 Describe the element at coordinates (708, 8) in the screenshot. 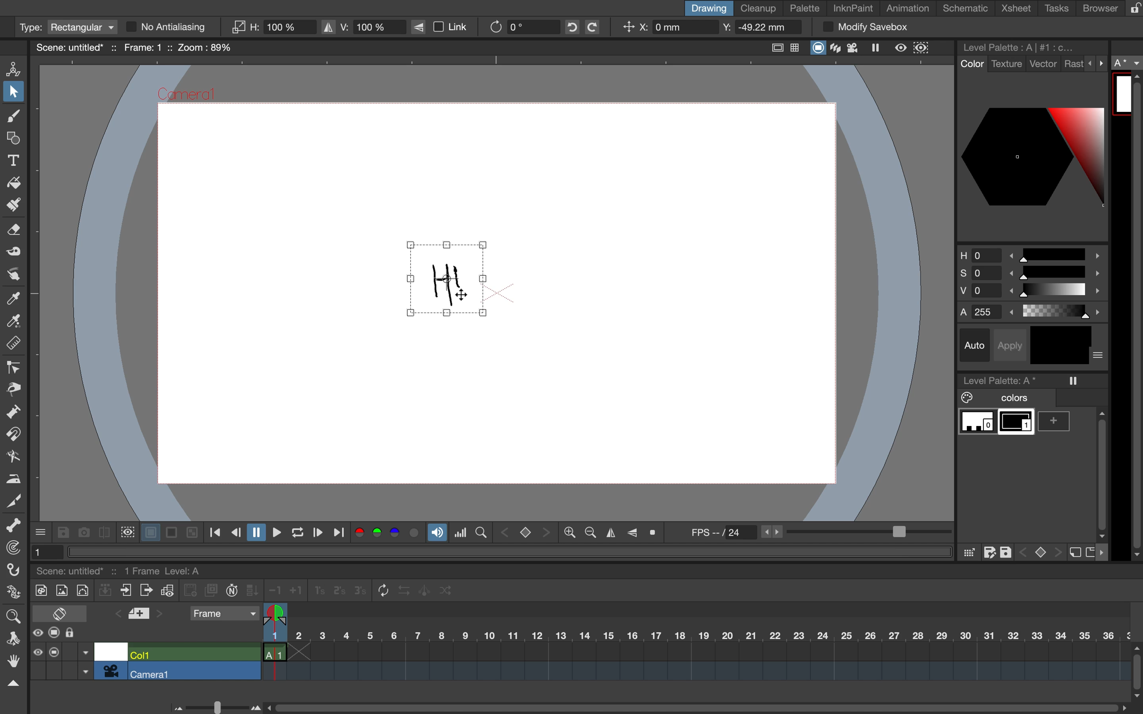

I see `drawing` at that location.